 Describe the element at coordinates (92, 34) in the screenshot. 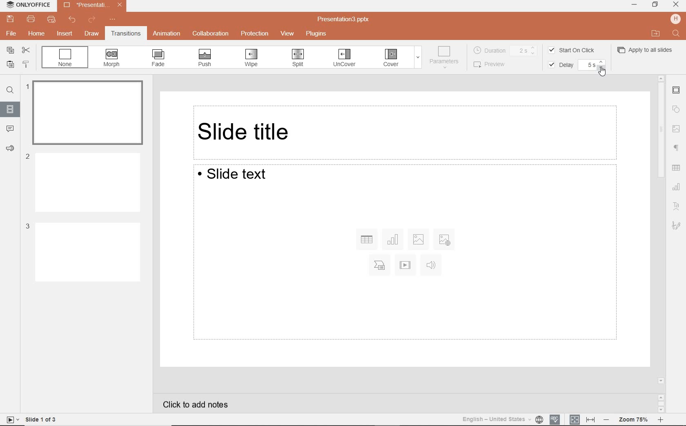

I see `draw` at that location.